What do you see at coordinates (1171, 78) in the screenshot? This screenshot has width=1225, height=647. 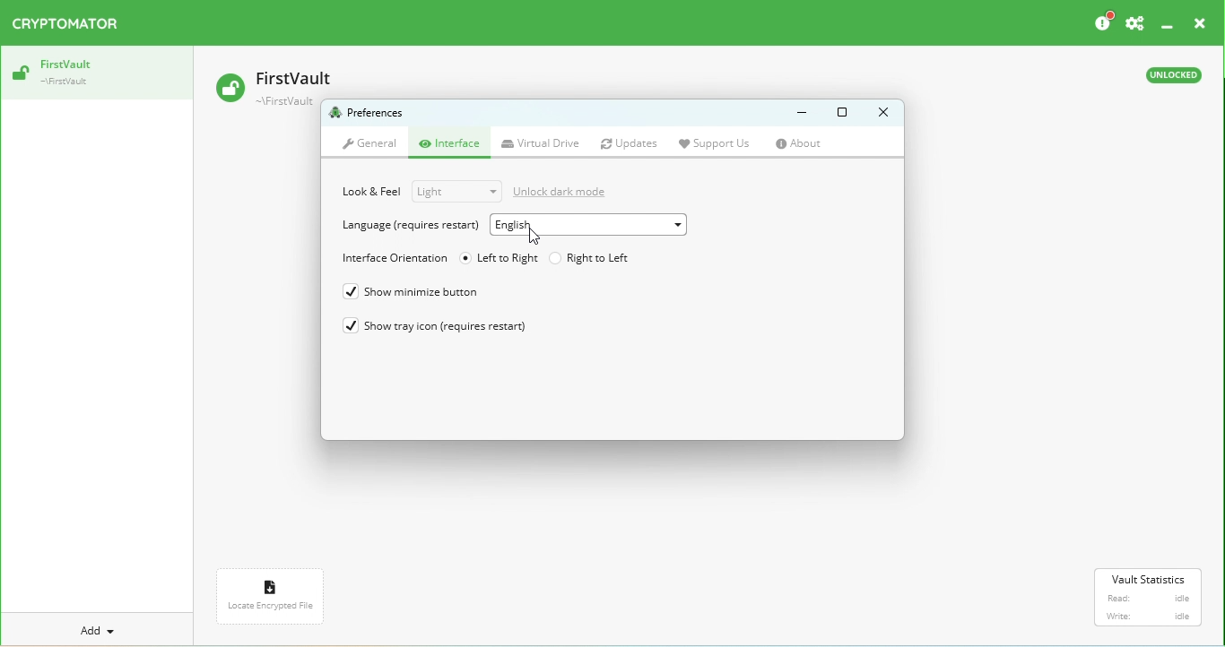 I see `Unlocked` at bounding box center [1171, 78].